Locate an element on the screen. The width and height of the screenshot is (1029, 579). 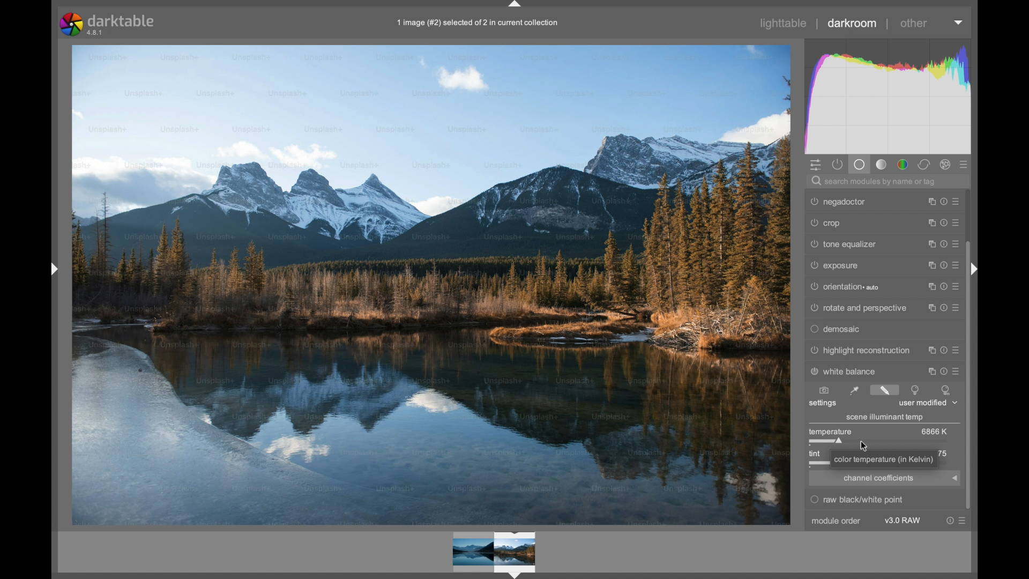
instance is located at coordinates (929, 219).